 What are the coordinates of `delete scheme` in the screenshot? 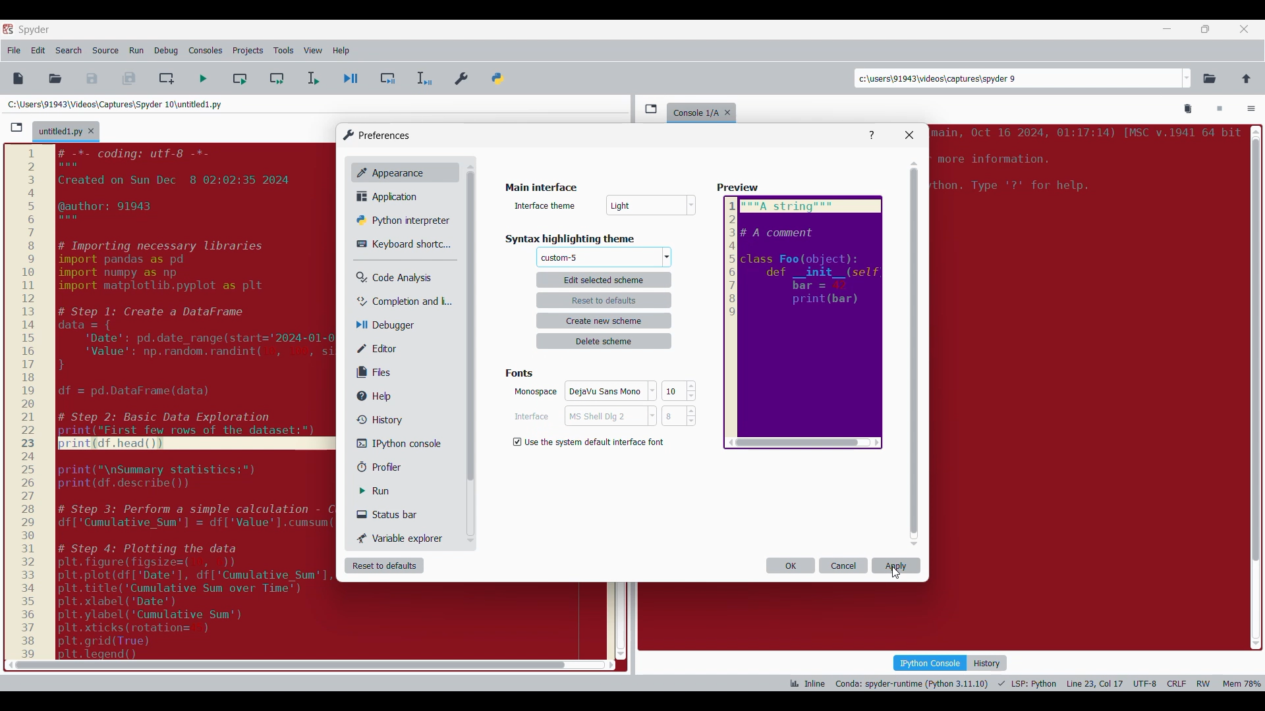 It's located at (605, 341).